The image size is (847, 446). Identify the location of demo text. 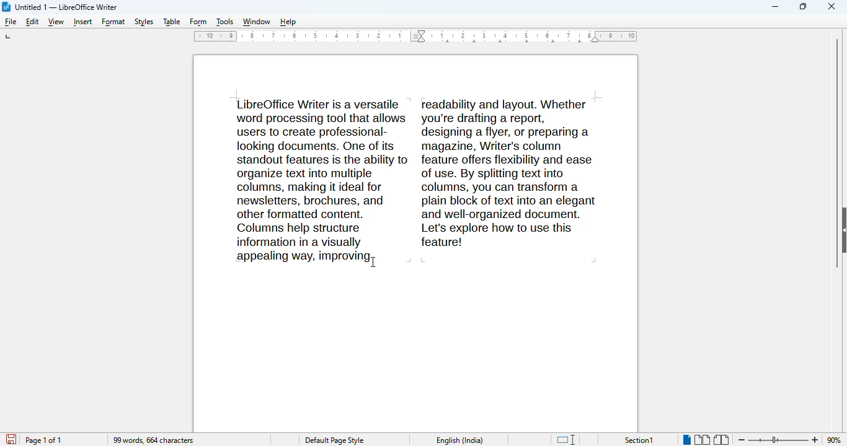
(418, 180).